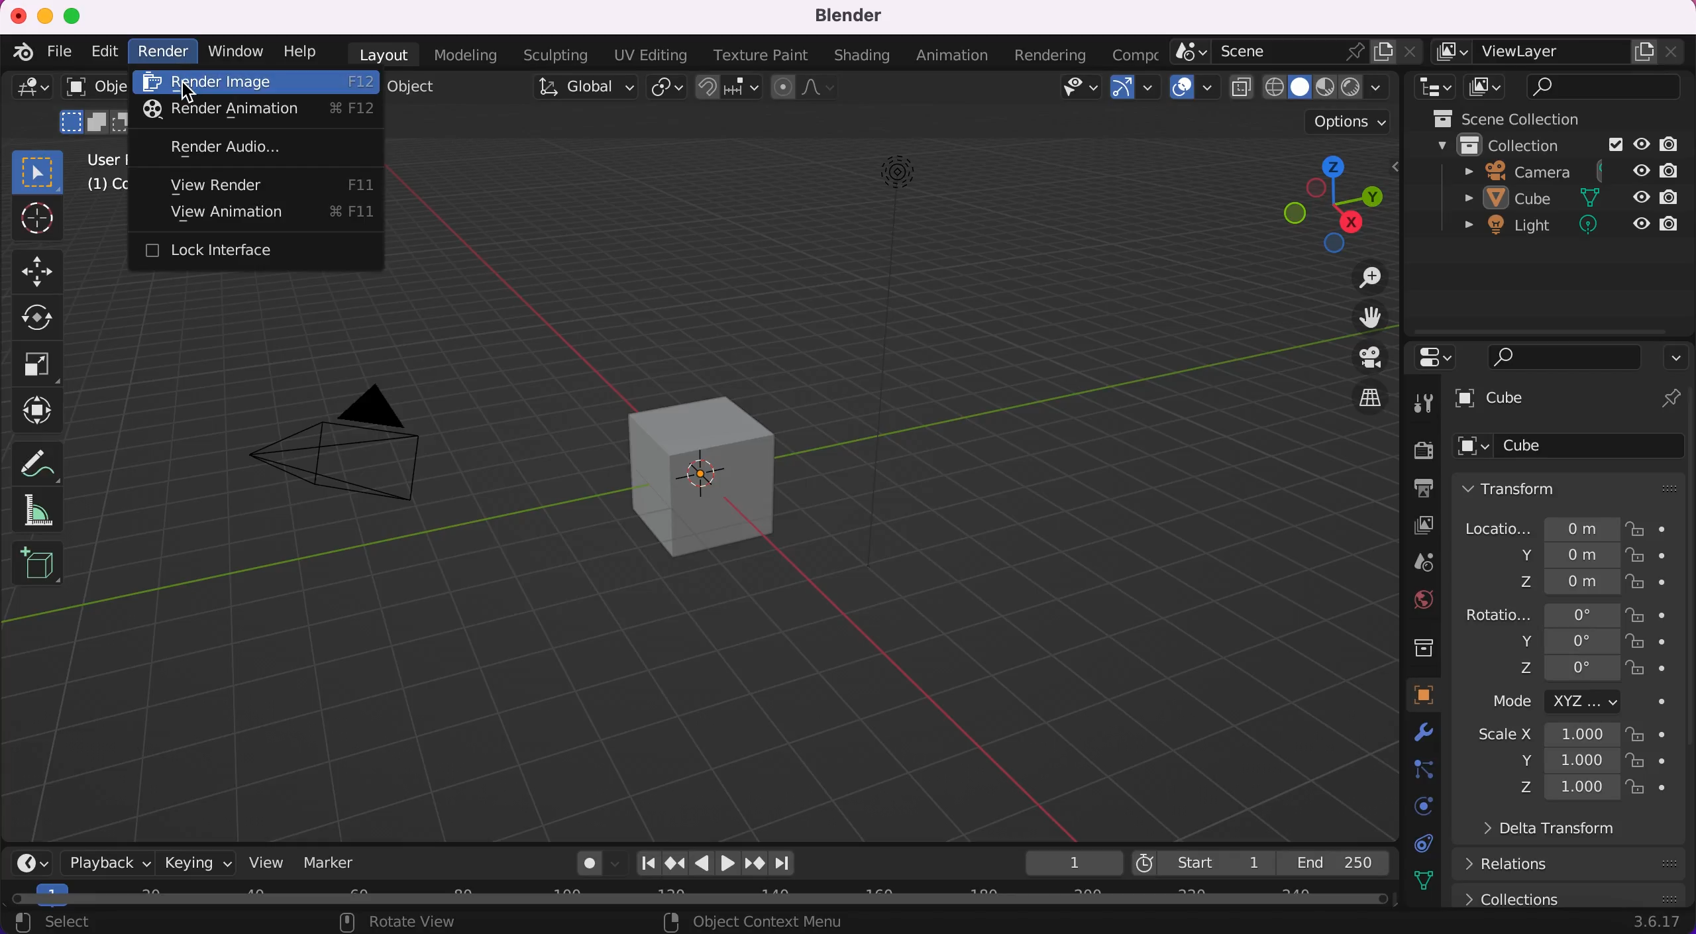  What do you see at coordinates (48, 409) in the screenshot?
I see `transform` at bounding box center [48, 409].